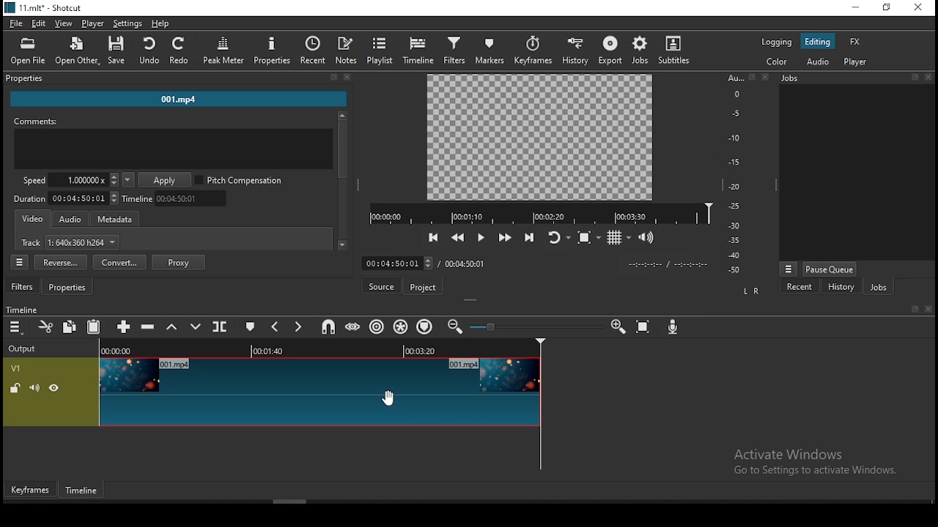 This screenshot has height=527, width=938. I want to click on track, so click(70, 242).